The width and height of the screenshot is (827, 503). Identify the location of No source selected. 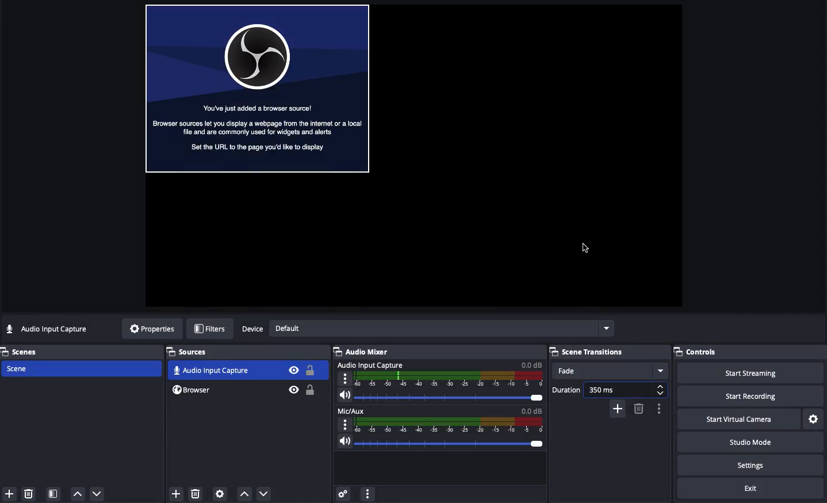
(37, 330).